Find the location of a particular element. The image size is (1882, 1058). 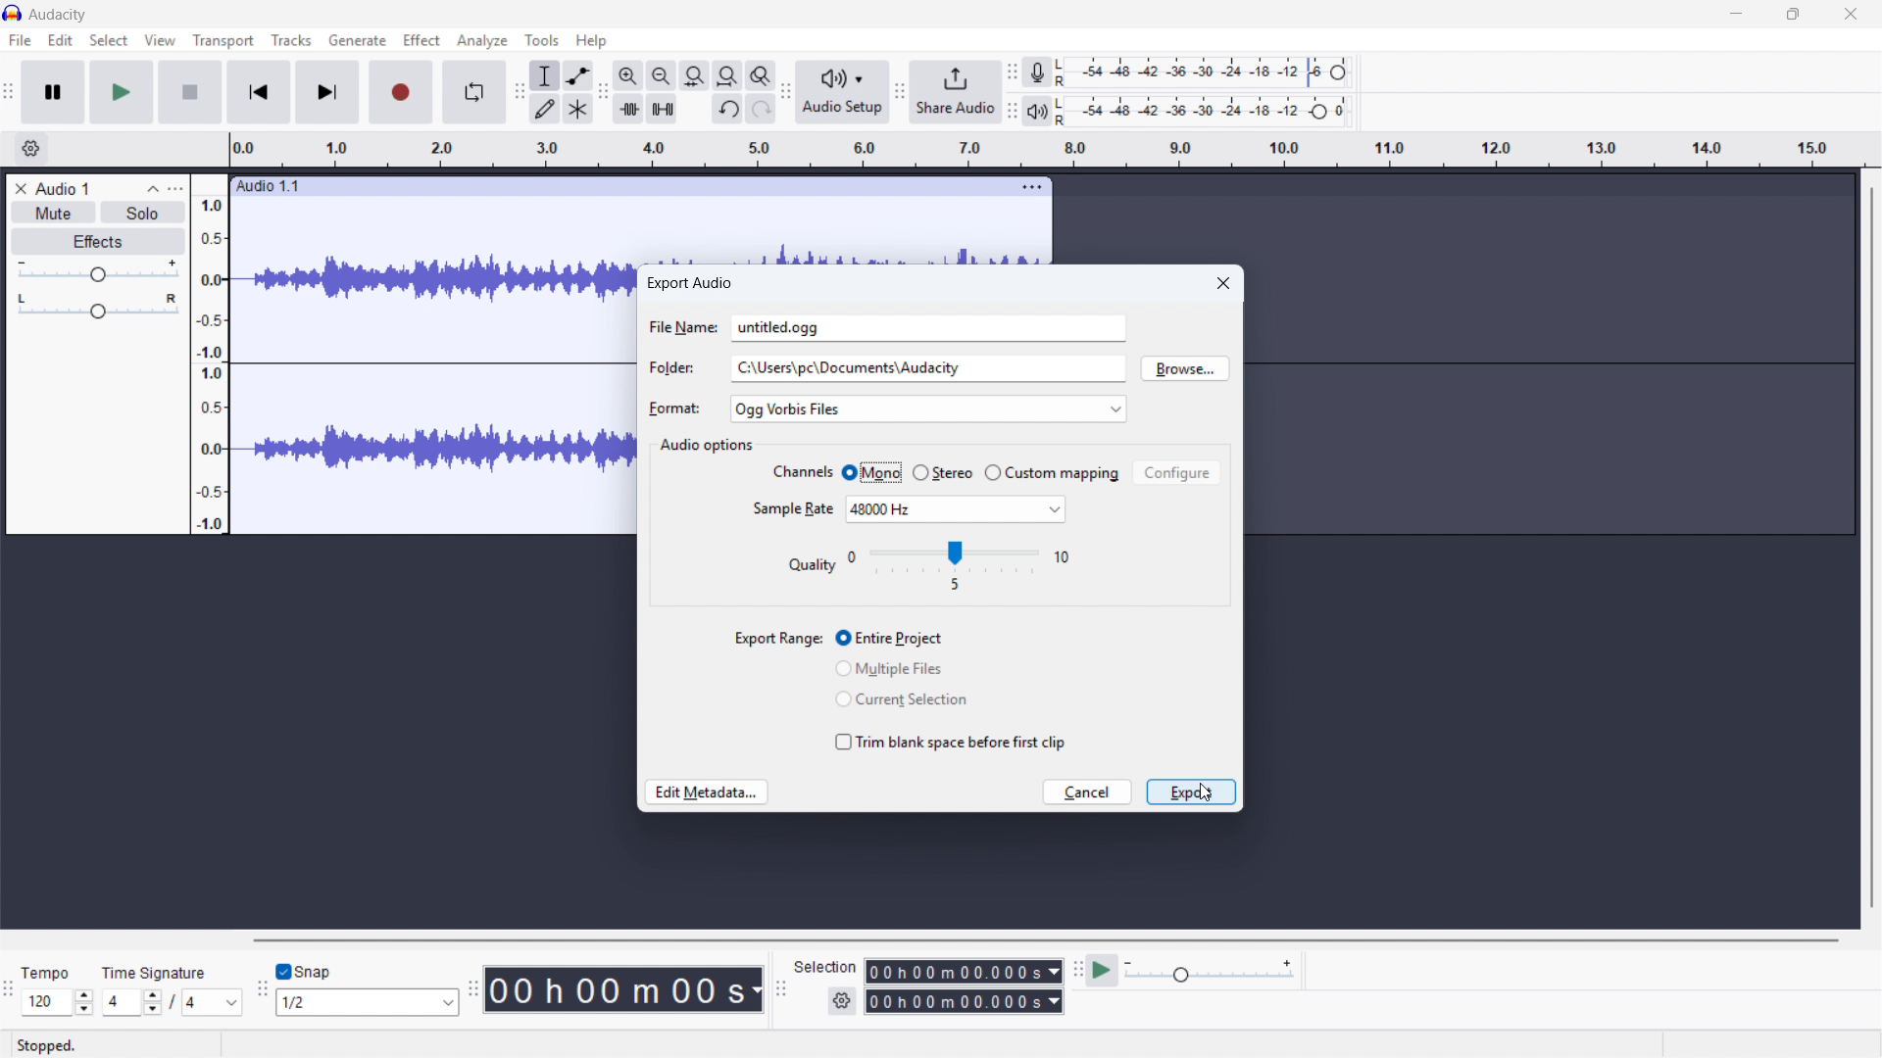

Selection tool  is located at coordinates (544, 74).